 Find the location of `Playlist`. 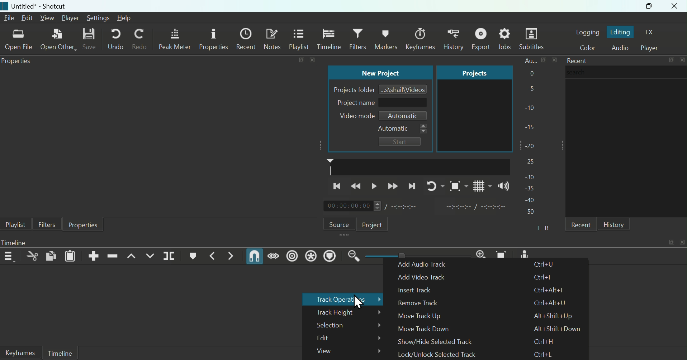

Playlist is located at coordinates (300, 39).